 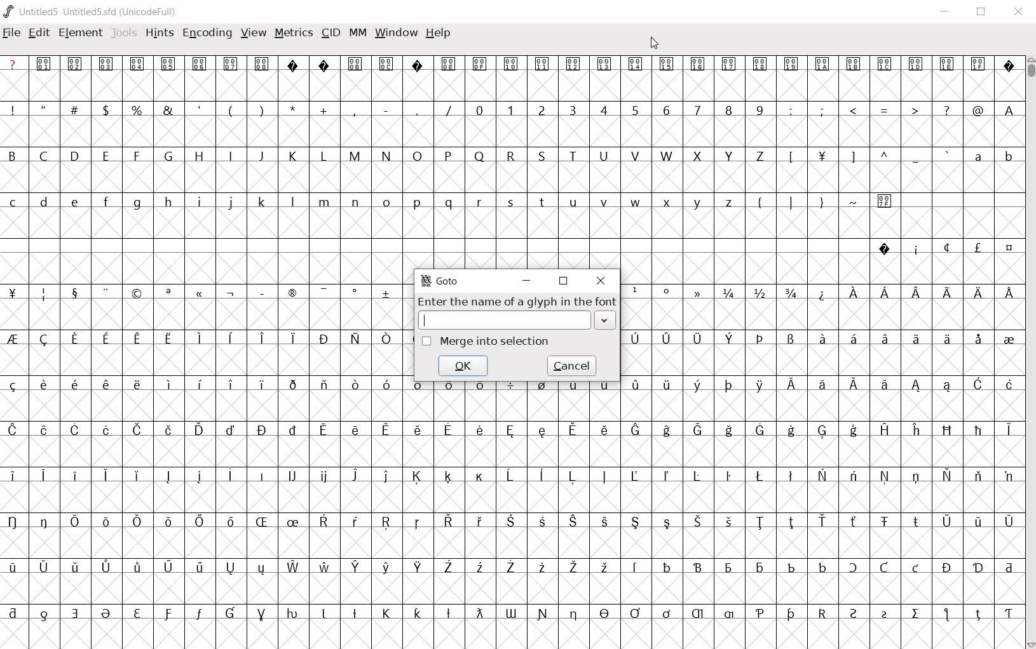 What do you see at coordinates (541, 387) in the screenshot?
I see `Symbol` at bounding box center [541, 387].